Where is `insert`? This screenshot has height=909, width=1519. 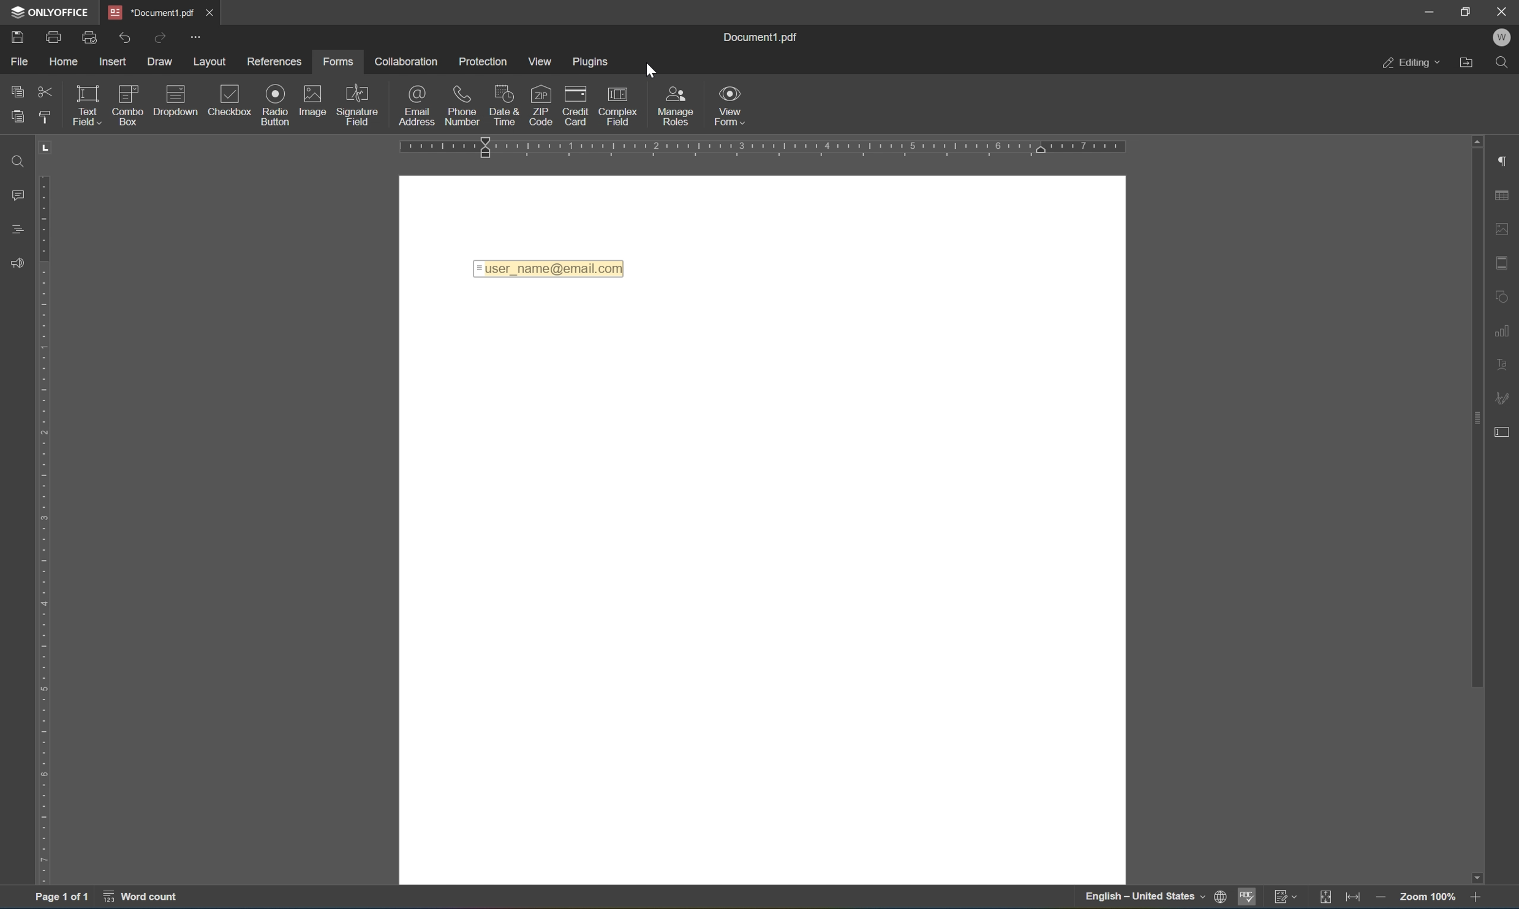
insert is located at coordinates (112, 62).